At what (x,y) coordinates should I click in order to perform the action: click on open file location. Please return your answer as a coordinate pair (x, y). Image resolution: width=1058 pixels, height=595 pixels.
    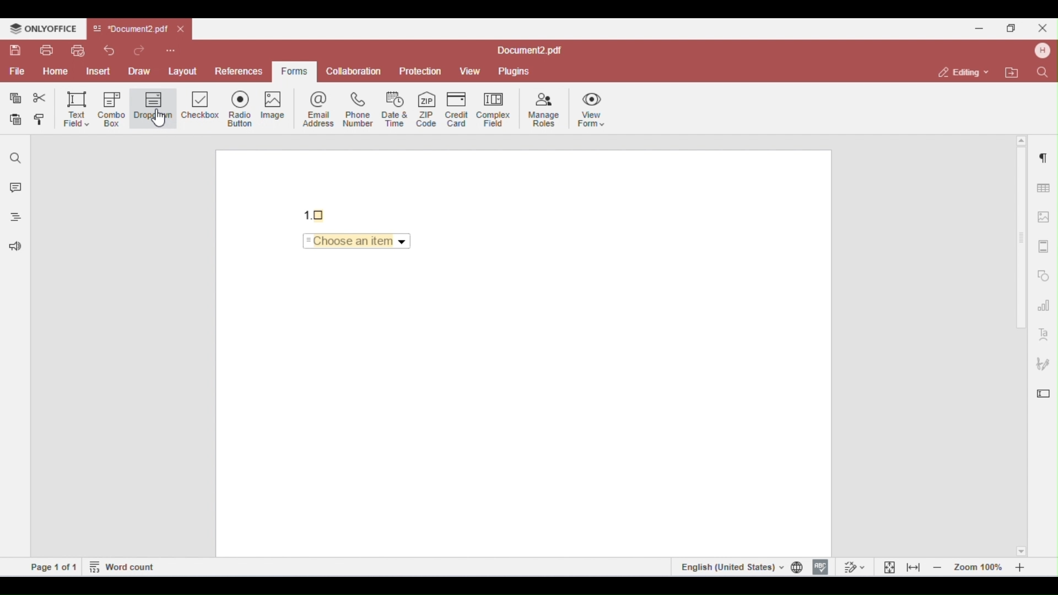
    Looking at the image, I should click on (1014, 73).